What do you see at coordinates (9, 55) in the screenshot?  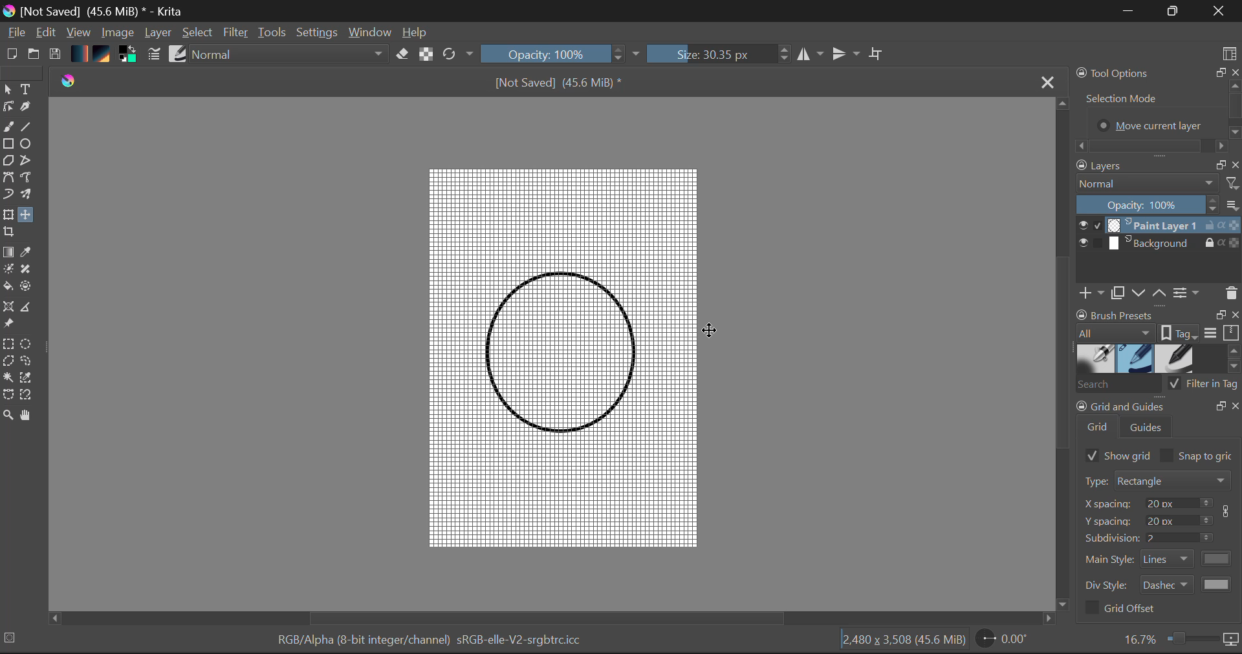 I see `New` at bounding box center [9, 55].